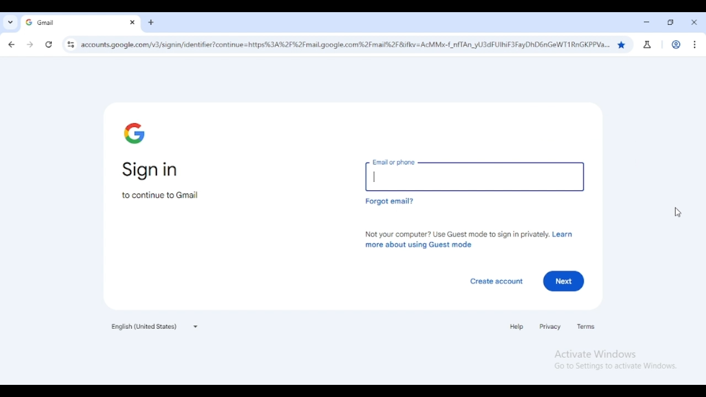 The image size is (706, 397). What do you see at coordinates (671, 23) in the screenshot?
I see `maximize` at bounding box center [671, 23].